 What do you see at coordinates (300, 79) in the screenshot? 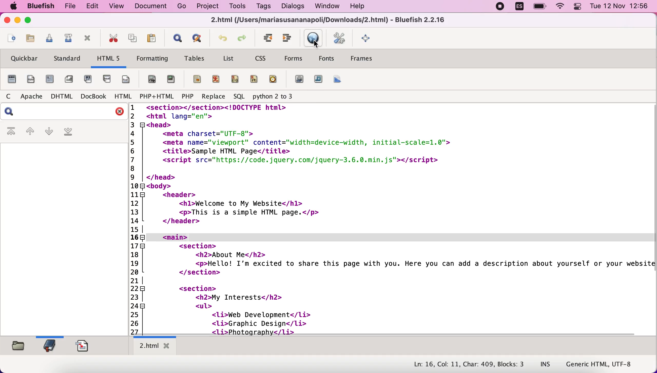
I see `insert image` at bounding box center [300, 79].